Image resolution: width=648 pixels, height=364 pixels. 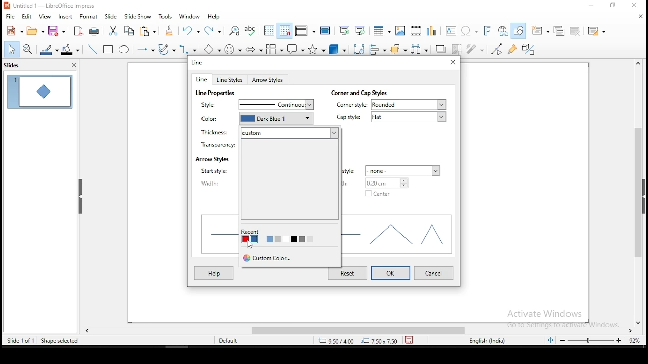 What do you see at coordinates (285, 30) in the screenshot?
I see `snap to grid` at bounding box center [285, 30].